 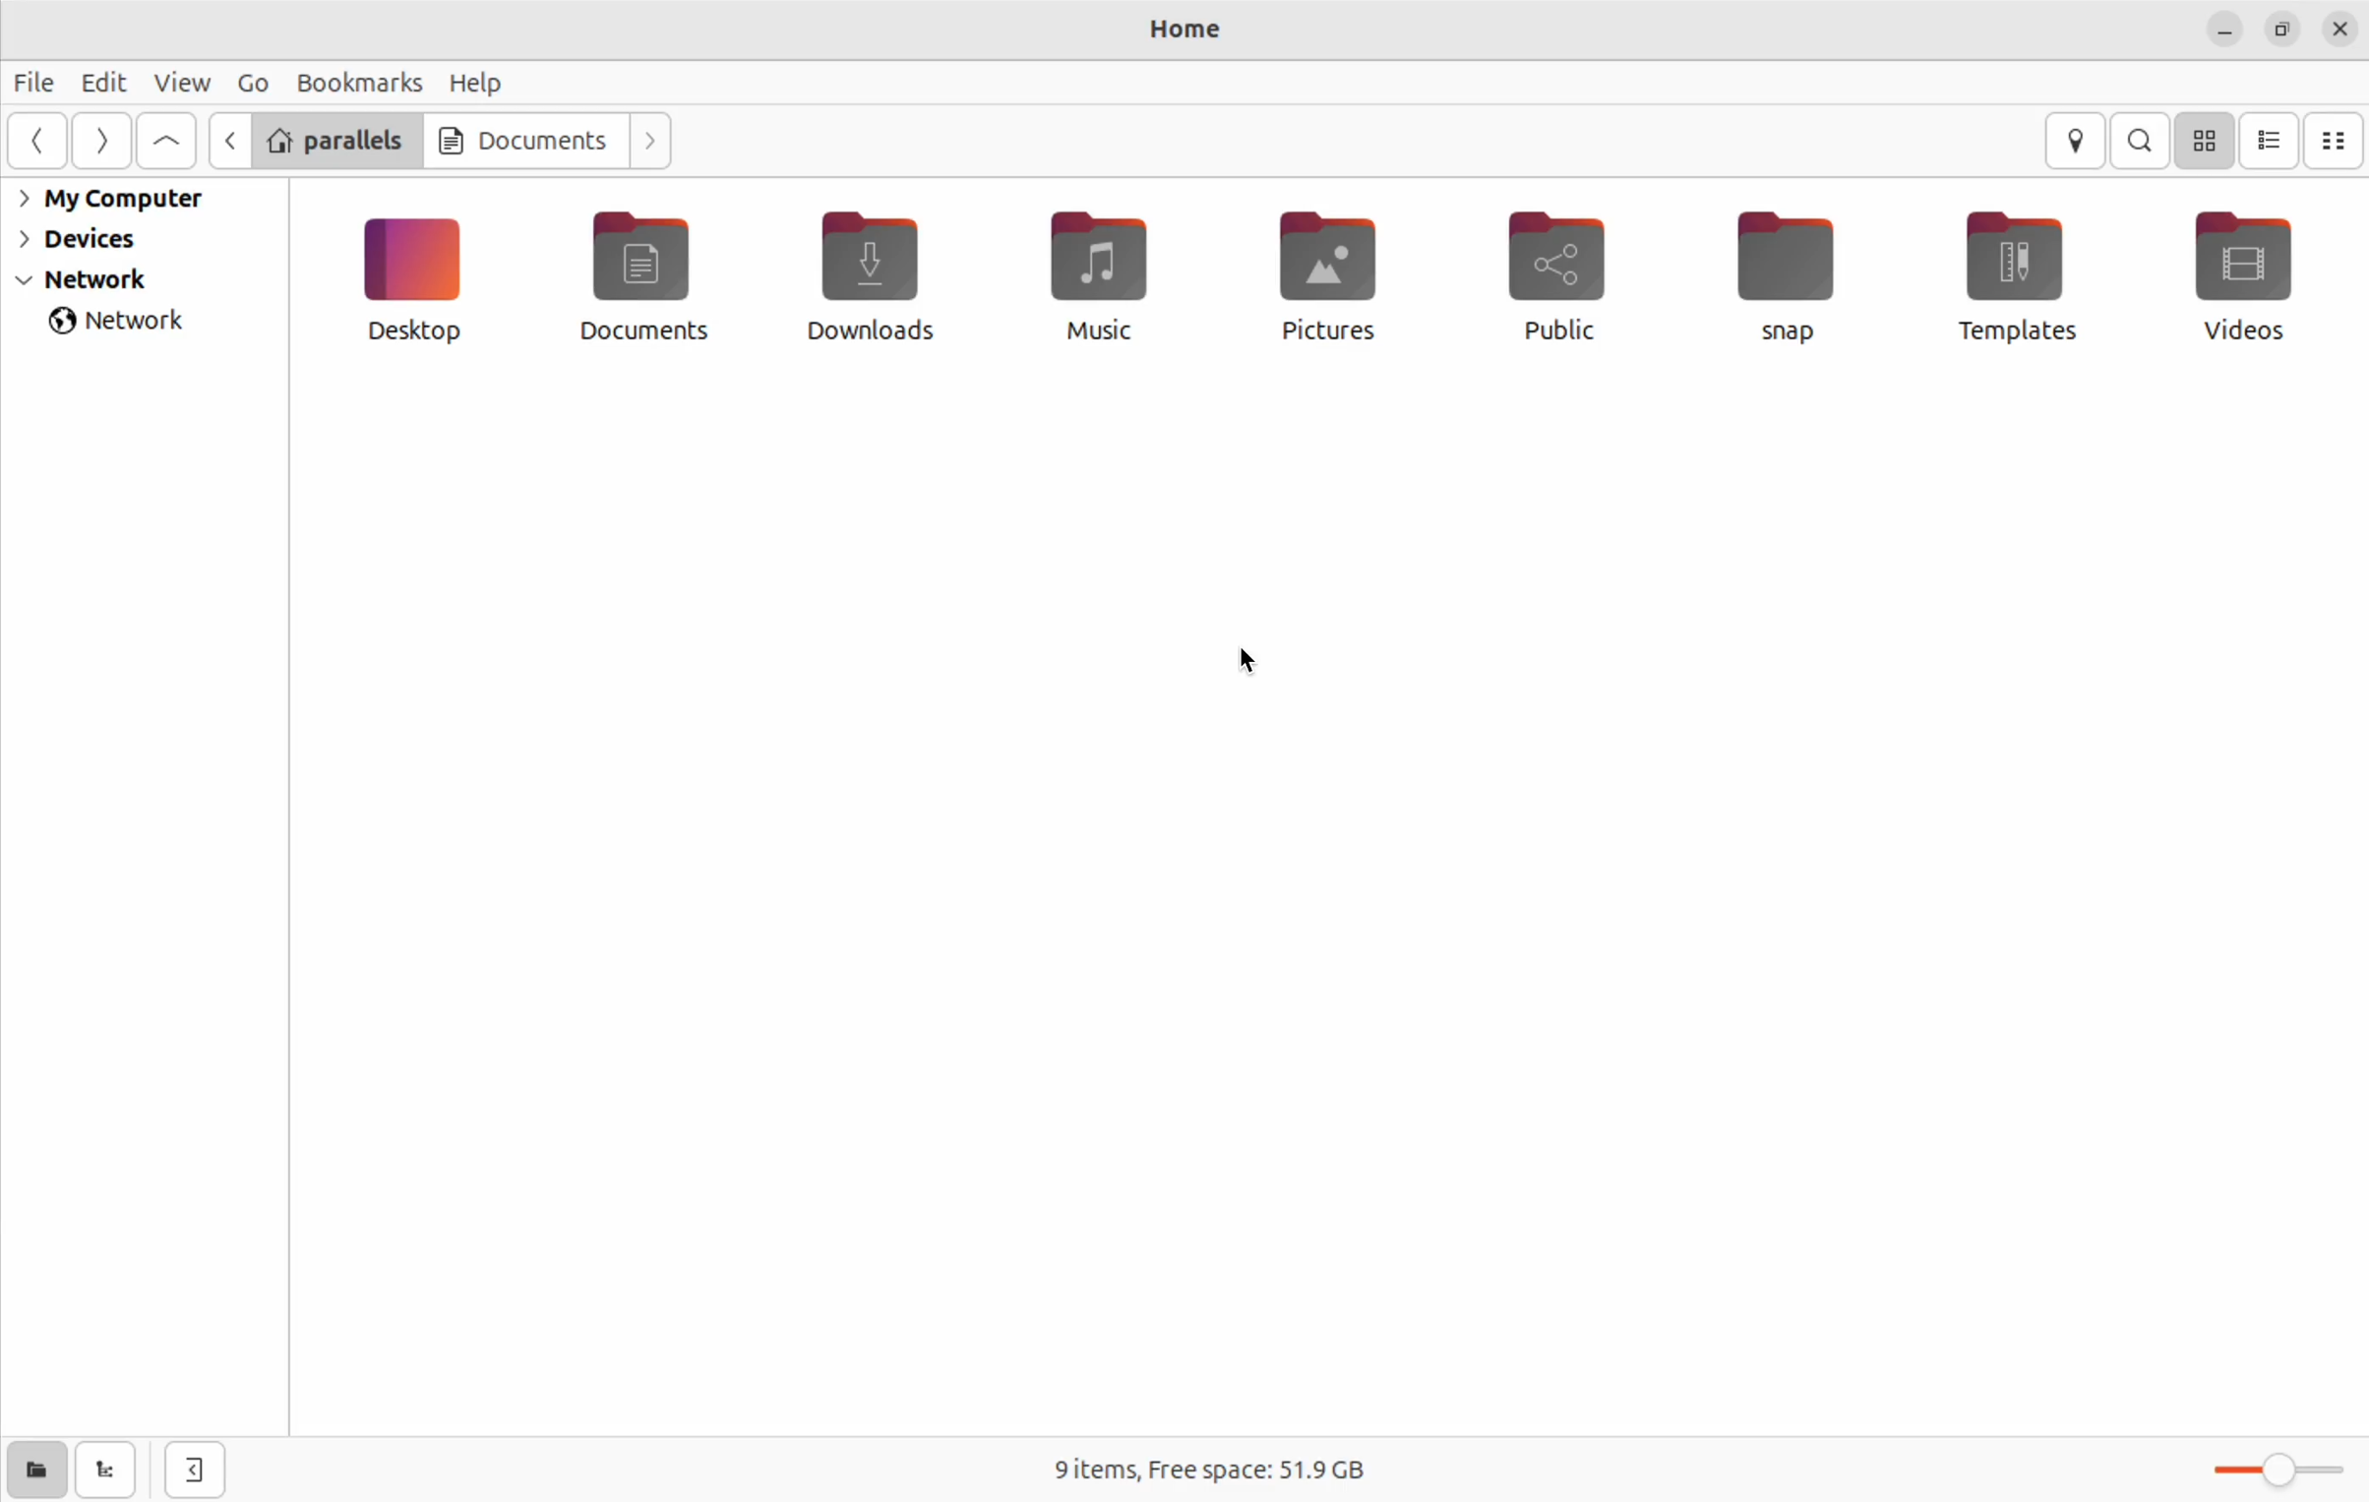 I want to click on show places, so click(x=31, y=1474).